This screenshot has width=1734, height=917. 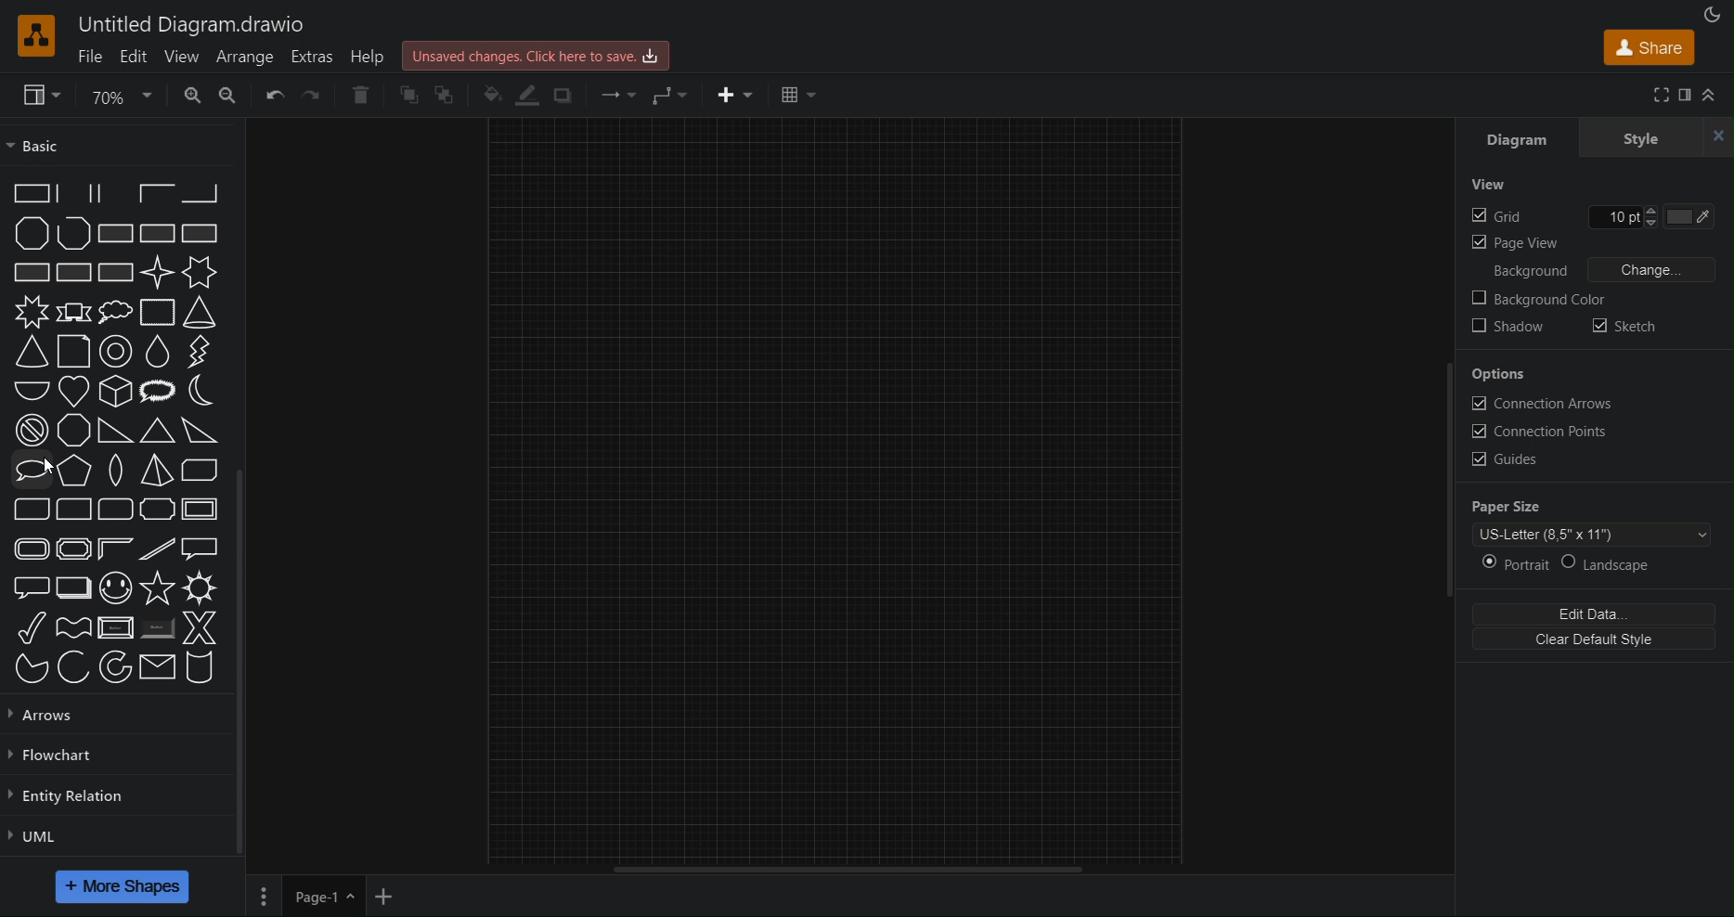 What do you see at coordinates (36, 96) in the screenshot?
I see `View` at bounding box center [36, 96].